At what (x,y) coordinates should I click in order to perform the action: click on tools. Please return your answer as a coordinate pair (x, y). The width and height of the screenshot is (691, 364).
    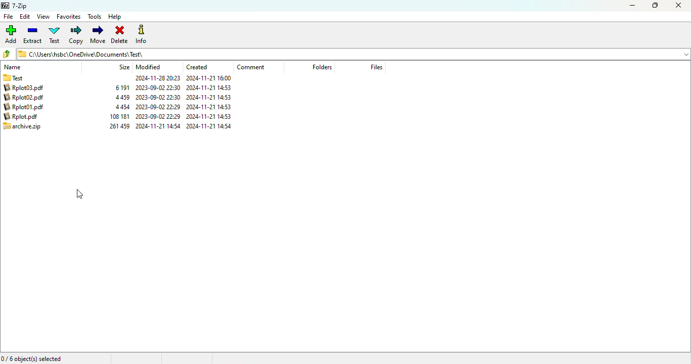
    Looking at the image, I should click on (95, 17).